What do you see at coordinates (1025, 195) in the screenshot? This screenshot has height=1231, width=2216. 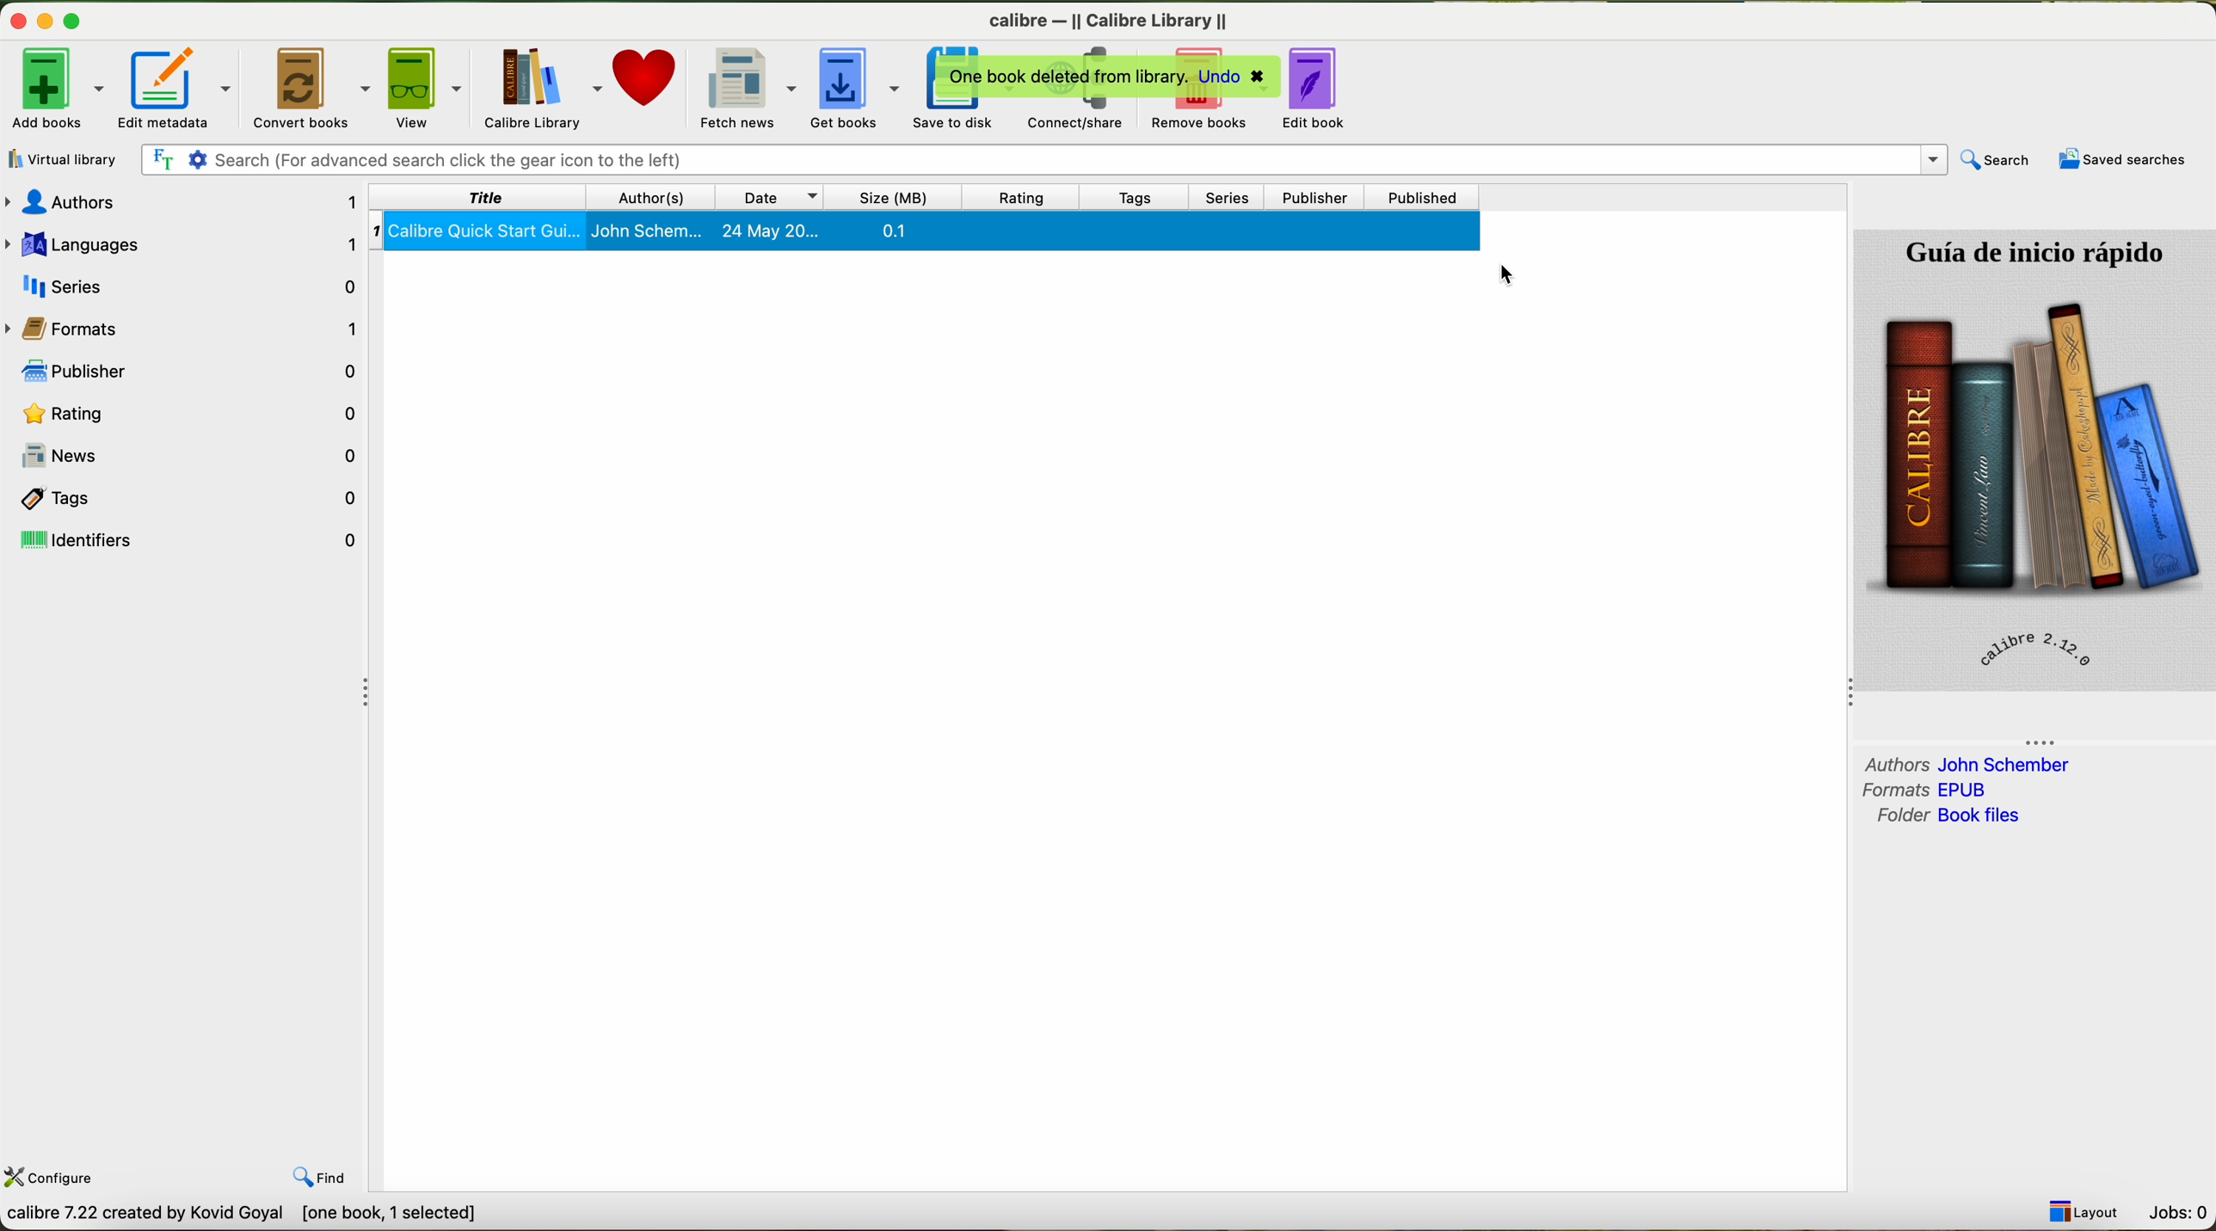 I see `rating` at bounding box center [1025, 195].